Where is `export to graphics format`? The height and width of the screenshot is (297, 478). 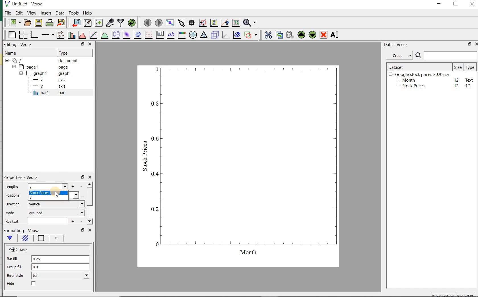 export to graphics format is located at coordinates (61, 23).